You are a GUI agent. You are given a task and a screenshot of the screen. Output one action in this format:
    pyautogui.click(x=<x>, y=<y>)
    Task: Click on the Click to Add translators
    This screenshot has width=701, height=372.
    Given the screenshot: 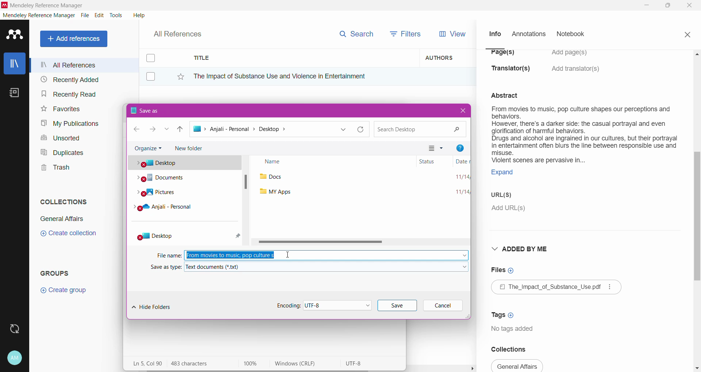 What is the action you would take?
    pyautogui.click(x=576, y=73)
    